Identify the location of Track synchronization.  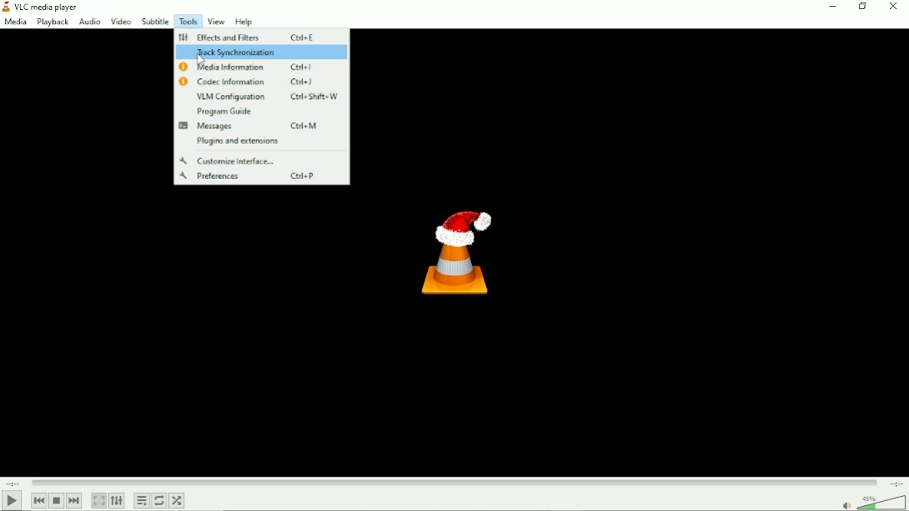
(262, 52).